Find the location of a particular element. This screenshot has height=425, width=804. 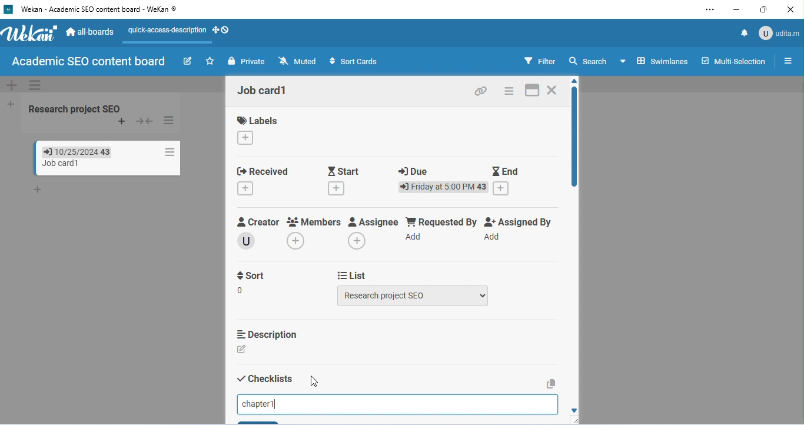

minimize is located at coordinates (735, 11).